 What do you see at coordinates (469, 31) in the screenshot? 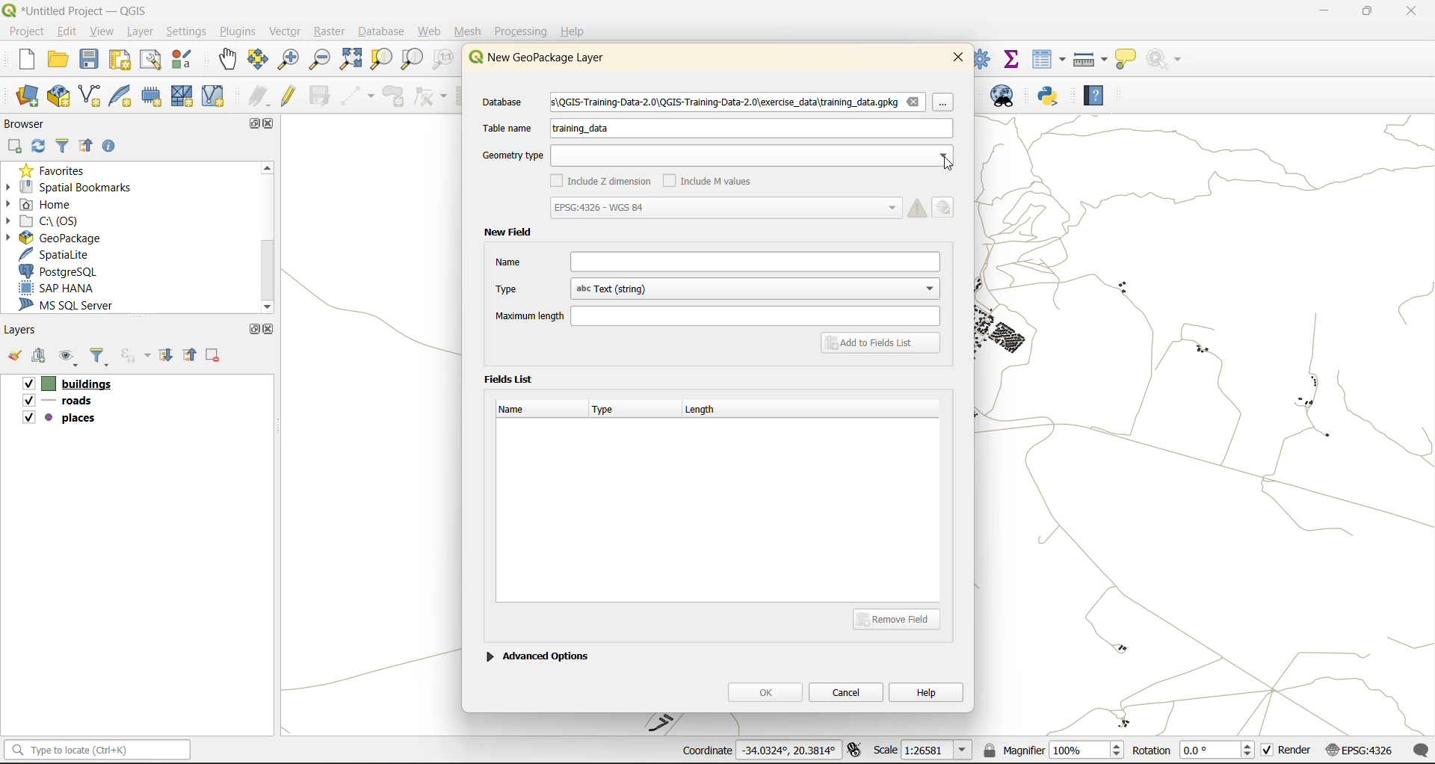
I see `mesh` at bounding box center [469, 31].